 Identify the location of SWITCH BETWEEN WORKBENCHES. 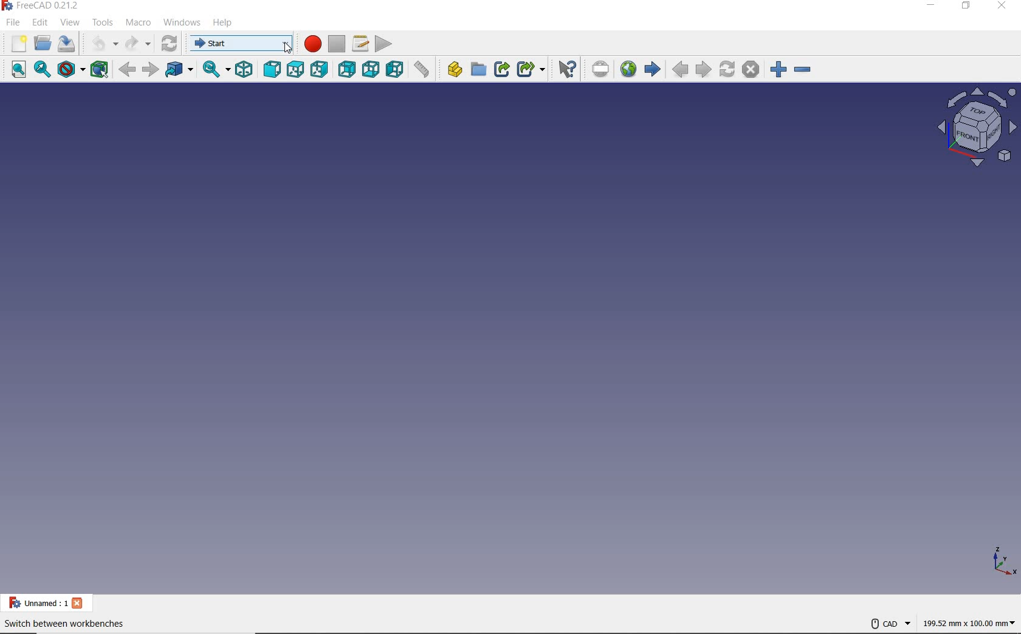
(240, 44).